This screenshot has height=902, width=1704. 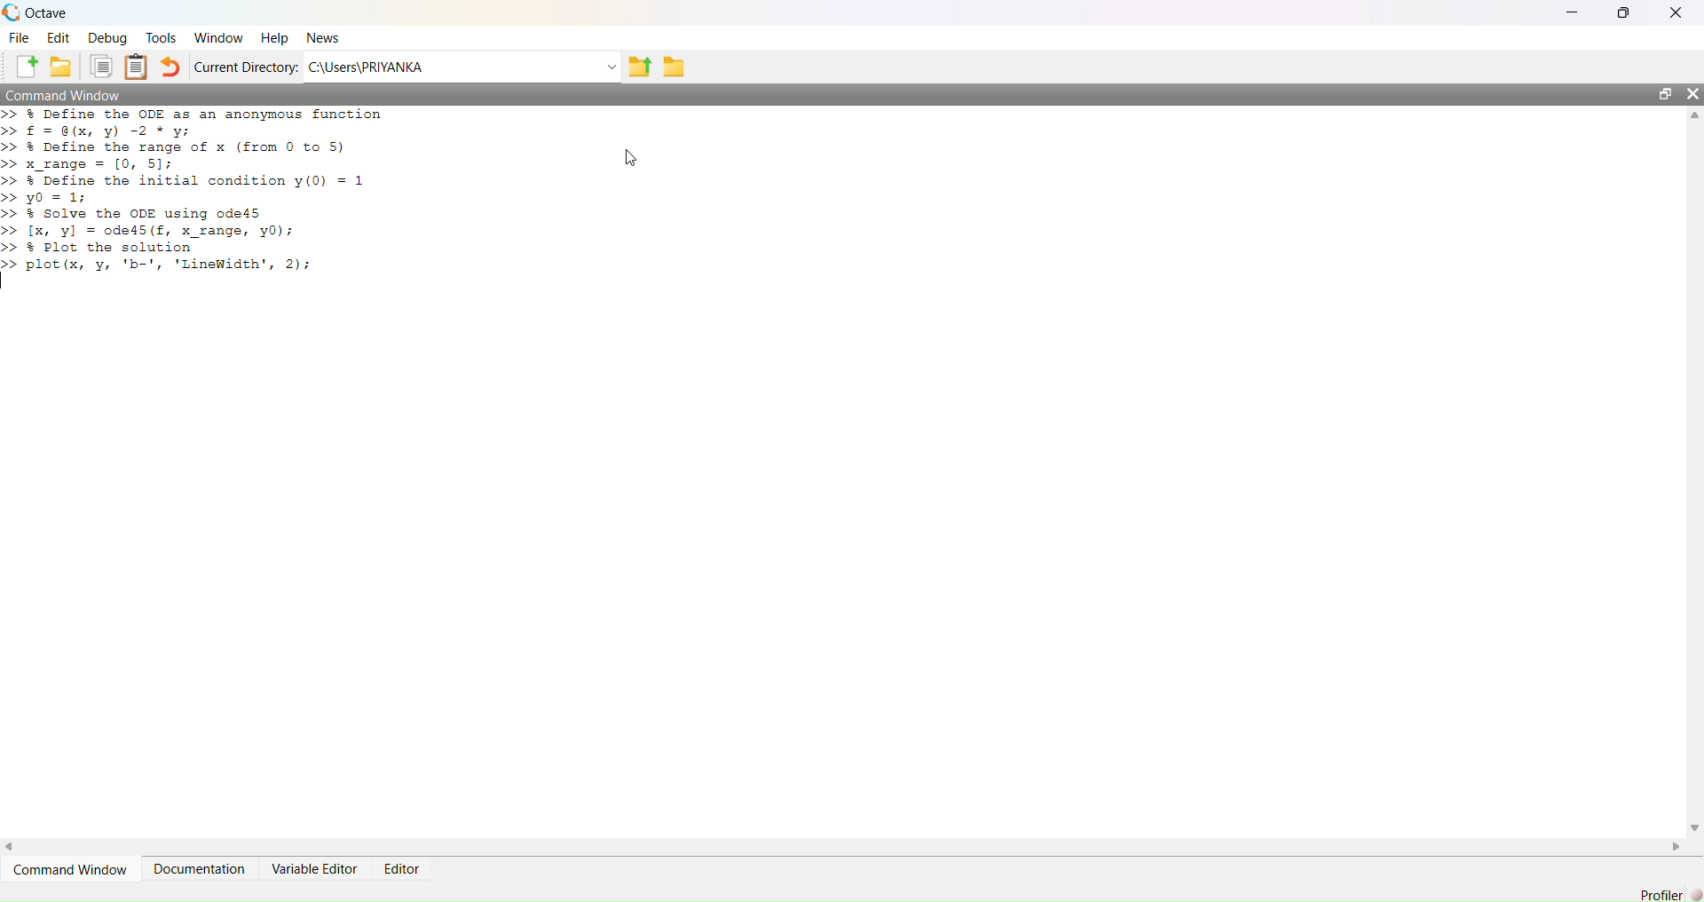 What do you see at coordinates (137, 67) in the screenshot?
I see `Paste` at bounding box center [137, 67].